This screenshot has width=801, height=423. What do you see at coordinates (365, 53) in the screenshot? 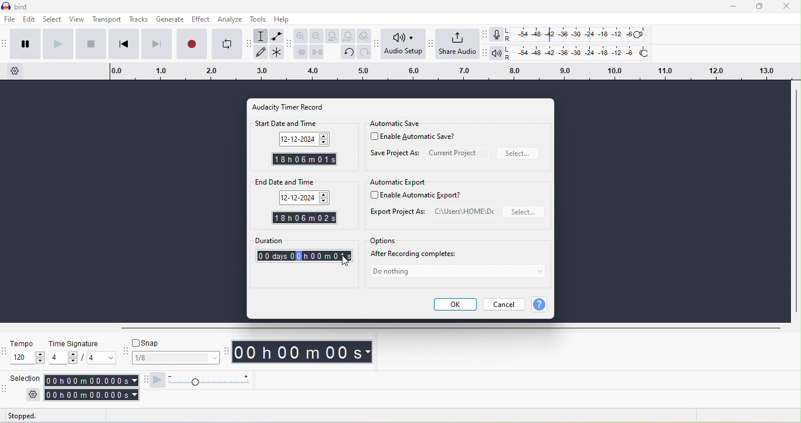
I see `redo` at bounding box center [365, 53].